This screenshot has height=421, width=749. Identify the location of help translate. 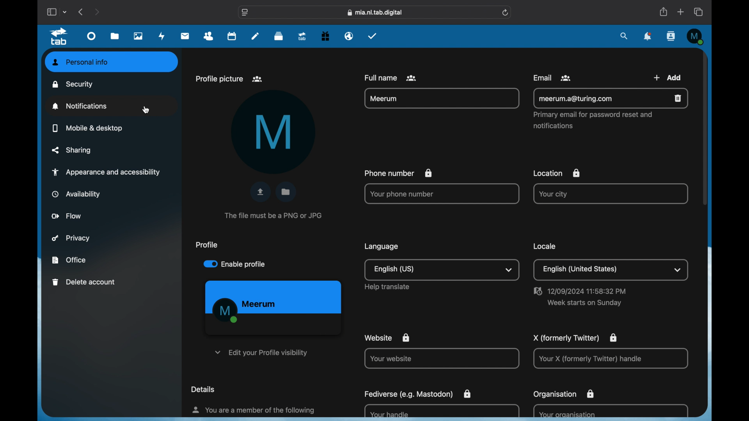
(388, 287).